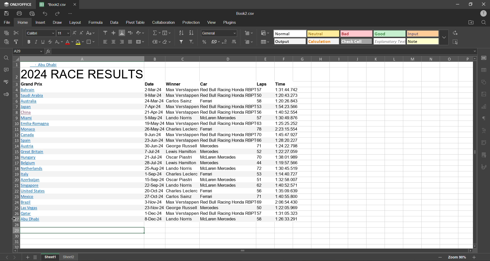 This screenshot has width=490, height=261. What do you see at coordinates (141, 33) in the screenshot?
I see `orientation` at bounding box center [141, 33].